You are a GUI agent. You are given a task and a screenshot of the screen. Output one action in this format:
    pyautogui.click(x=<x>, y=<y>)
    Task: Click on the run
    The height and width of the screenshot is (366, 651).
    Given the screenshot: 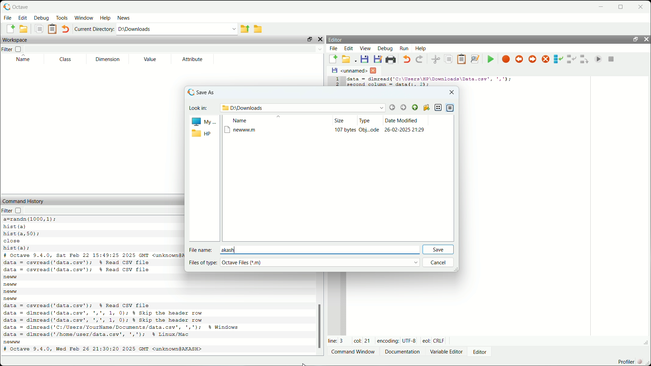 What is the action you would take?
    pyautogui.click(x=403, y=48)
    